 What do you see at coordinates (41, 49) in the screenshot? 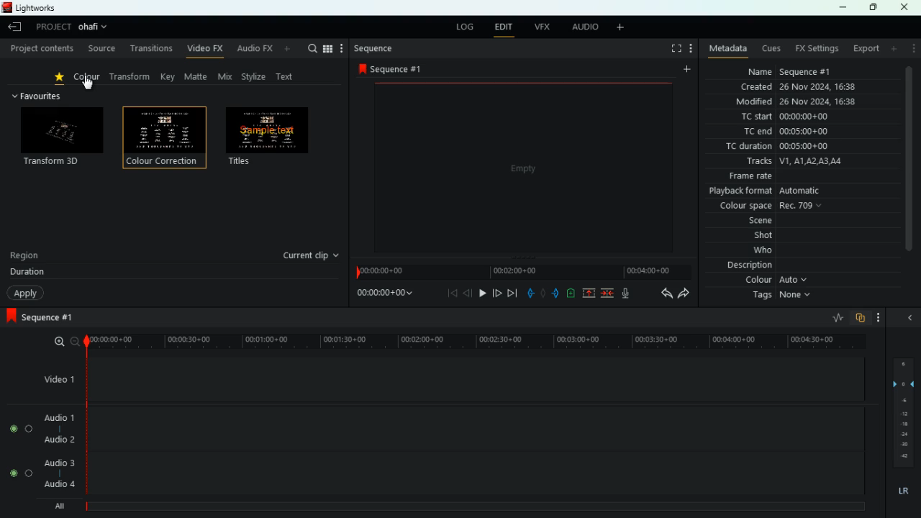
I see `project contents` at bounding box center [41, 49].